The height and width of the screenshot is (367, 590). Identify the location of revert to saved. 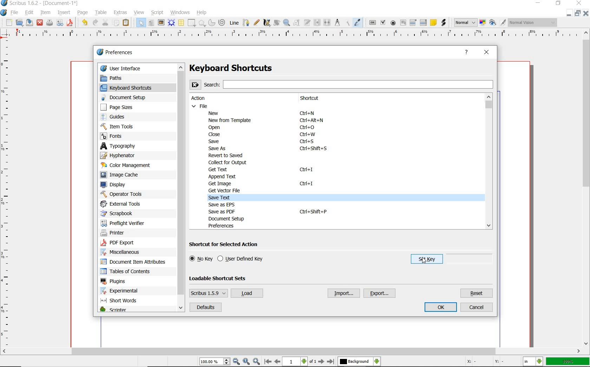
(227, 156).